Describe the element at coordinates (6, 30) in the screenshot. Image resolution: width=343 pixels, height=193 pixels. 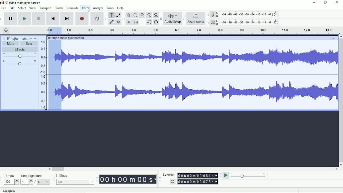
I see `Setting logo` at that location.